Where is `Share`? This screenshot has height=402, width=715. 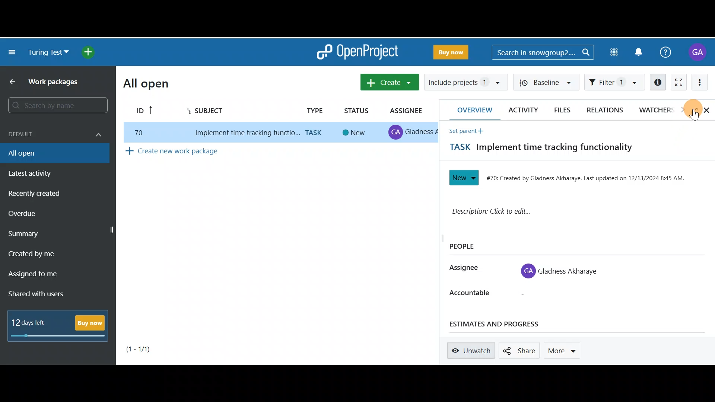 Share is located at coordinates (518, 349).